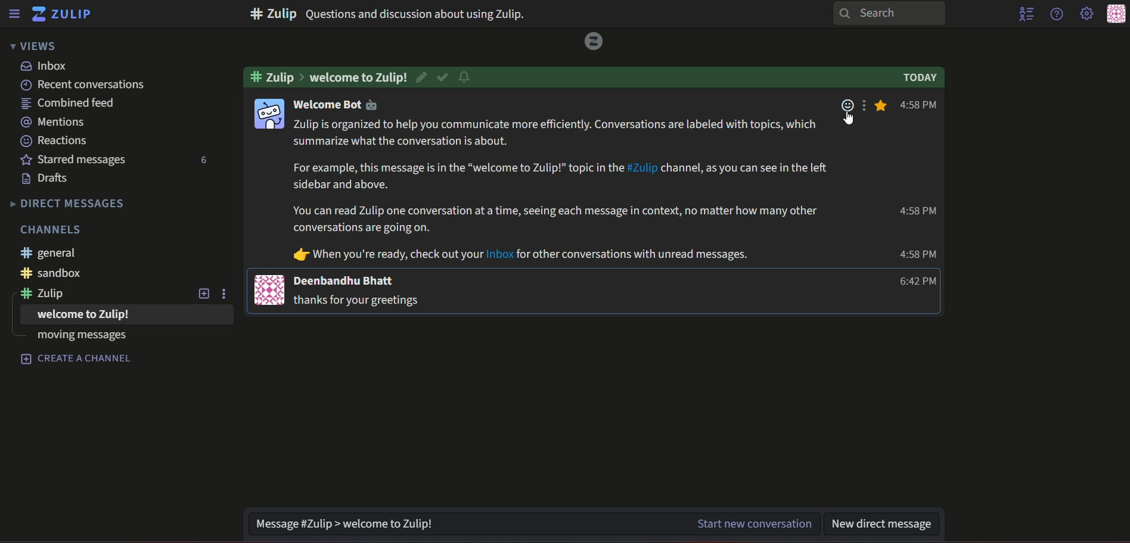  Describe the element at coordinates (201, 294) in the screenshot. I see `Add` at that location.